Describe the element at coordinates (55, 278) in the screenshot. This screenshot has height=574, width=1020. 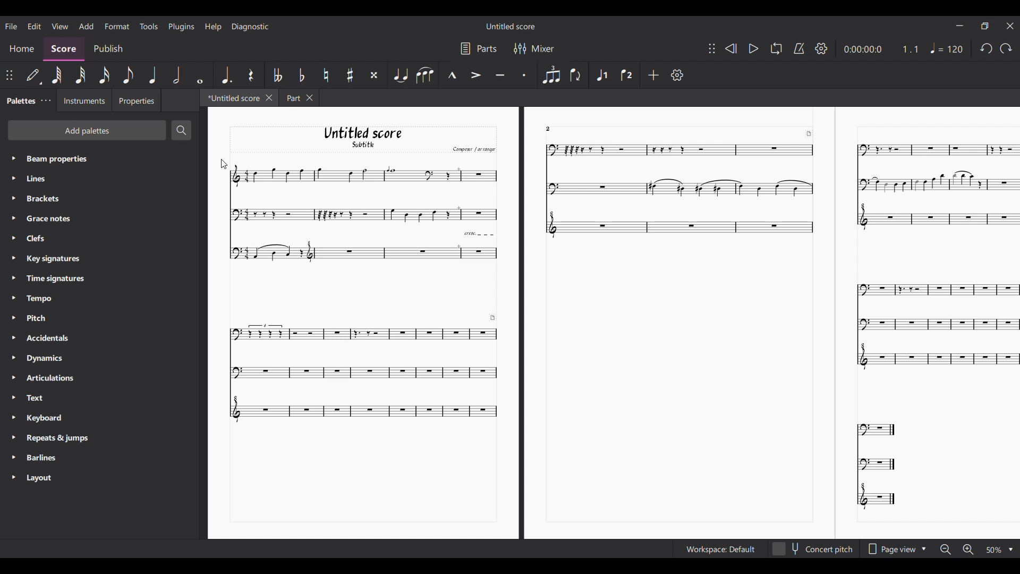
I see `Time Signatures` at that location.